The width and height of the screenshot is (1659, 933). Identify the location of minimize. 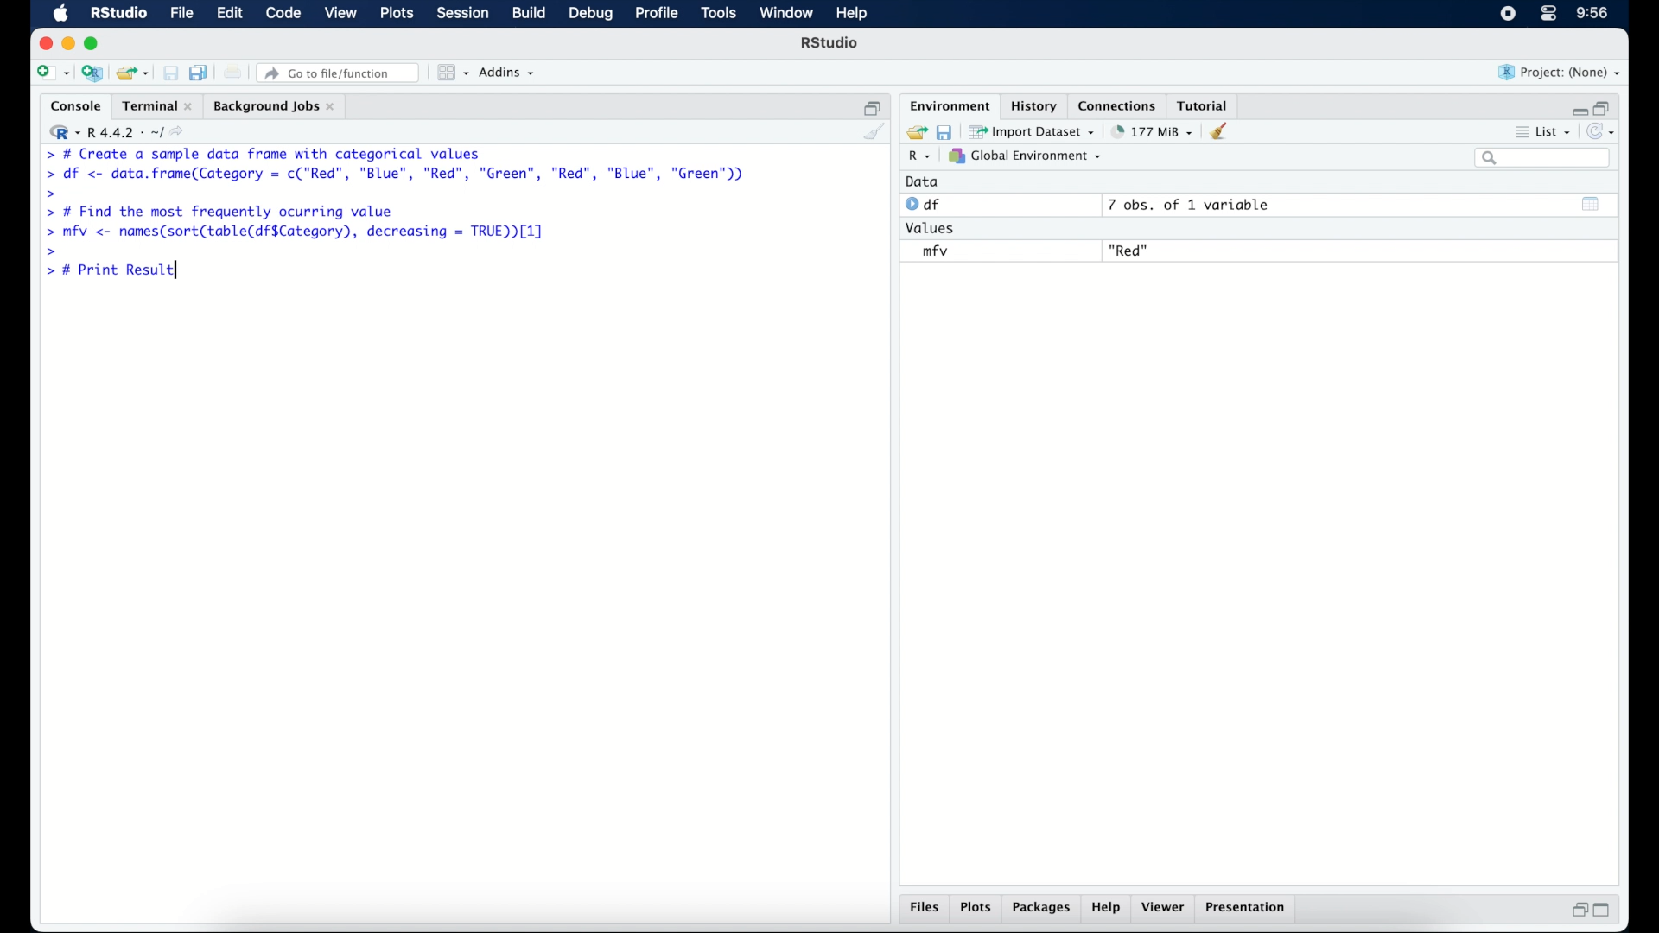
(1576, 108).